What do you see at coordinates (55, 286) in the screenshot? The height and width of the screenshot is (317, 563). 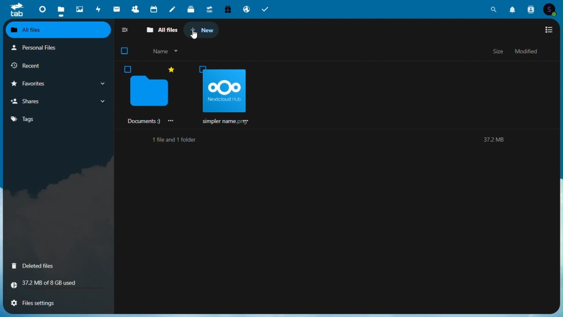 I see `Storage` at bounding box center [55, 286].